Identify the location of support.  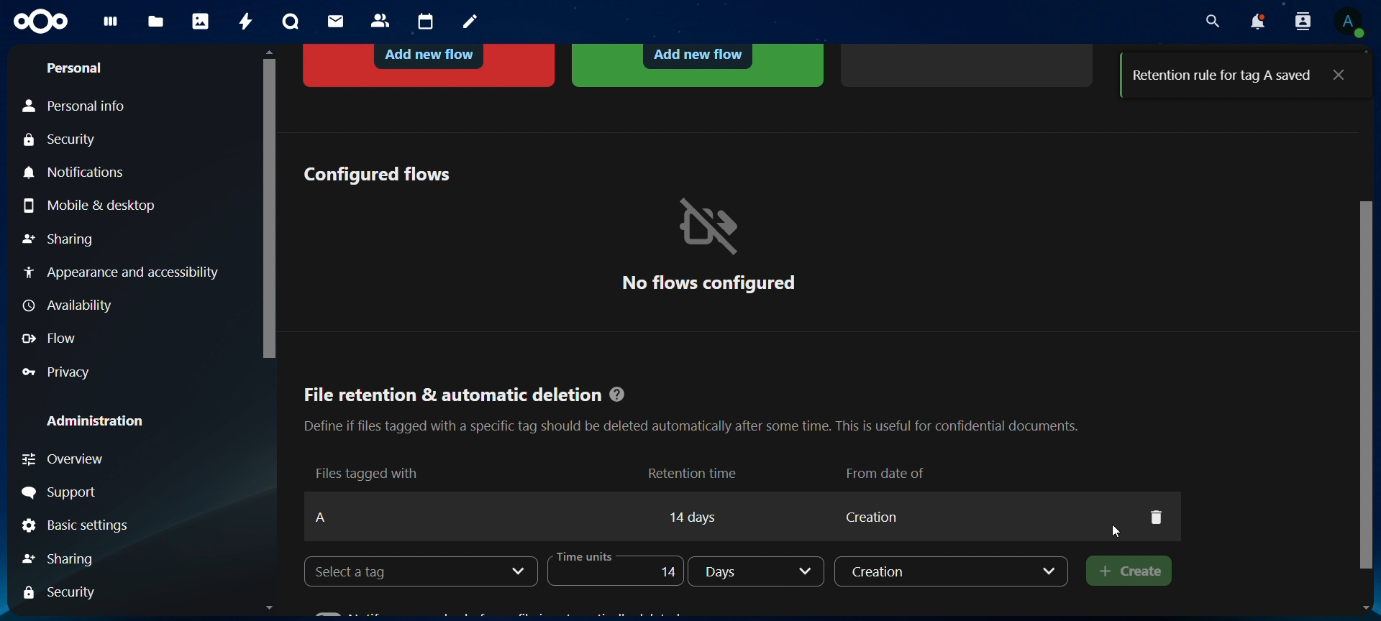
(63, 493).